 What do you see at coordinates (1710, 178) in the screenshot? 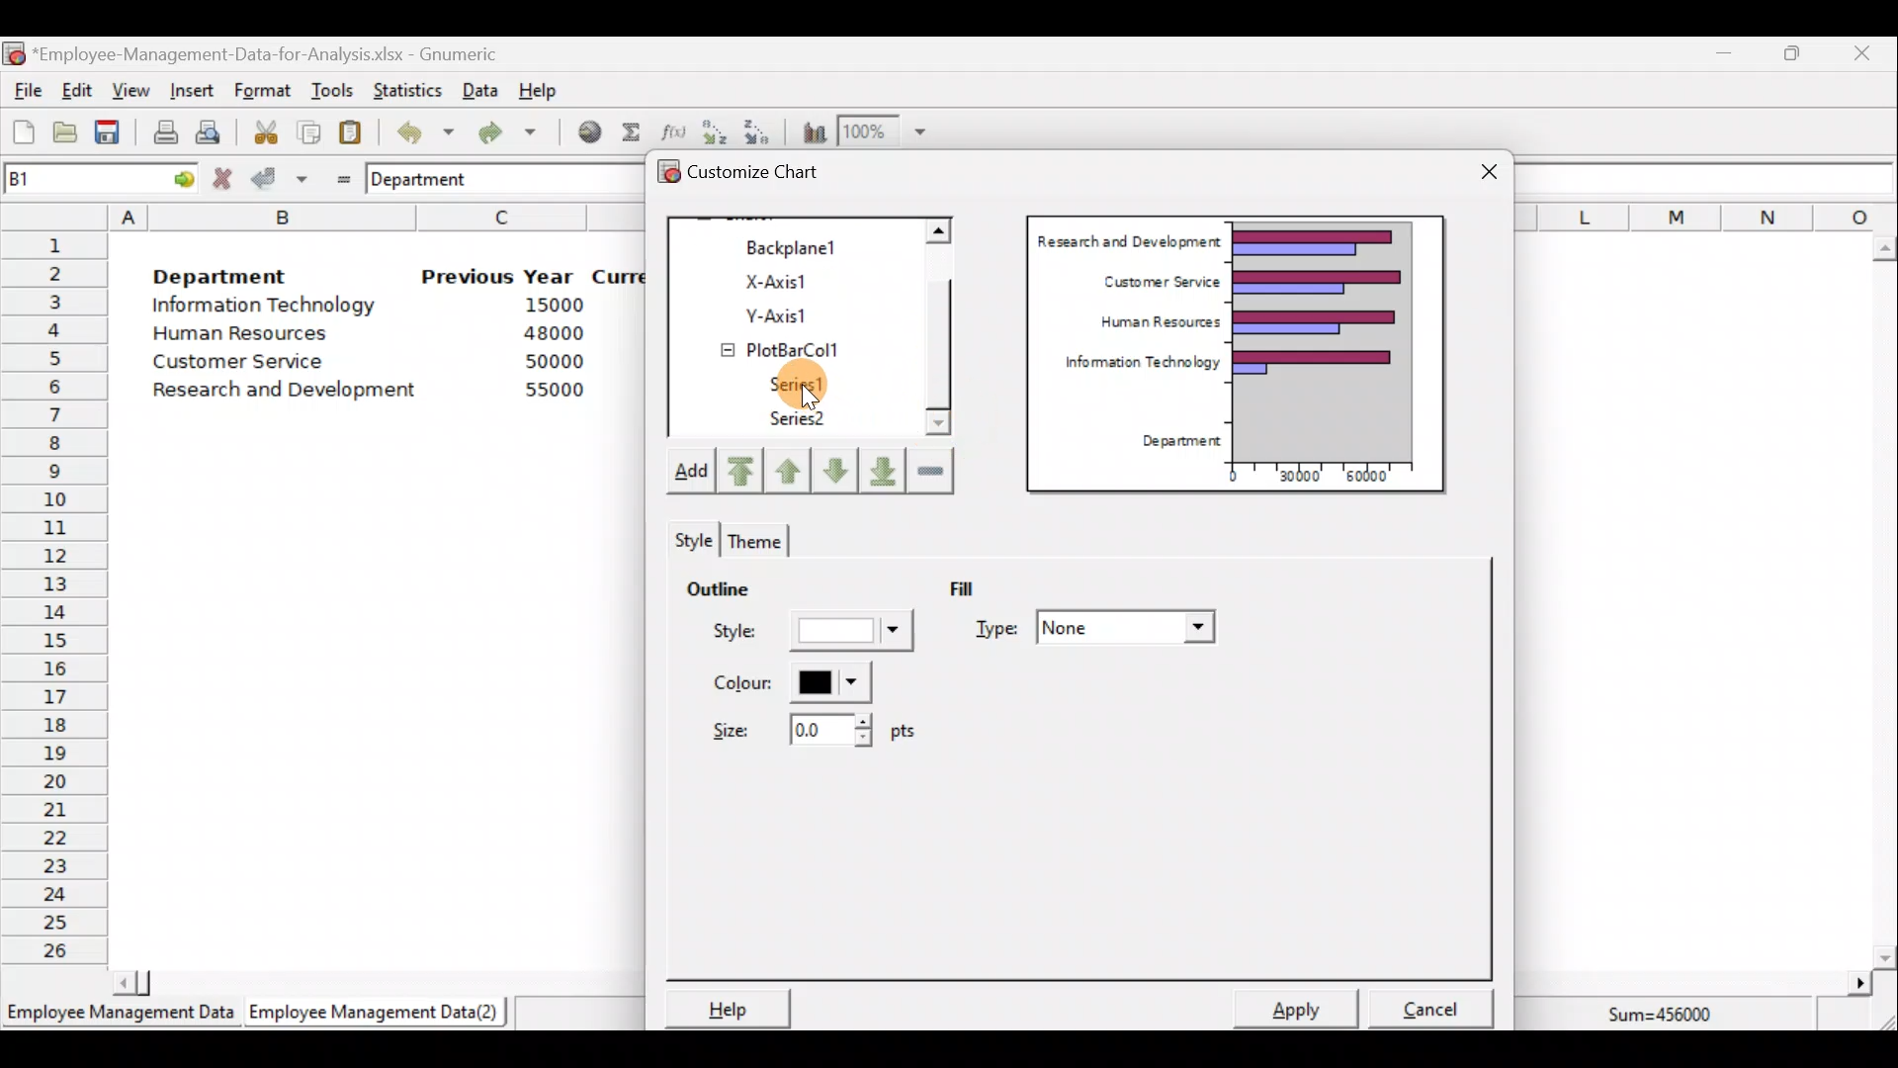
I see `Formula bar` at bounding box center [1710, 178].